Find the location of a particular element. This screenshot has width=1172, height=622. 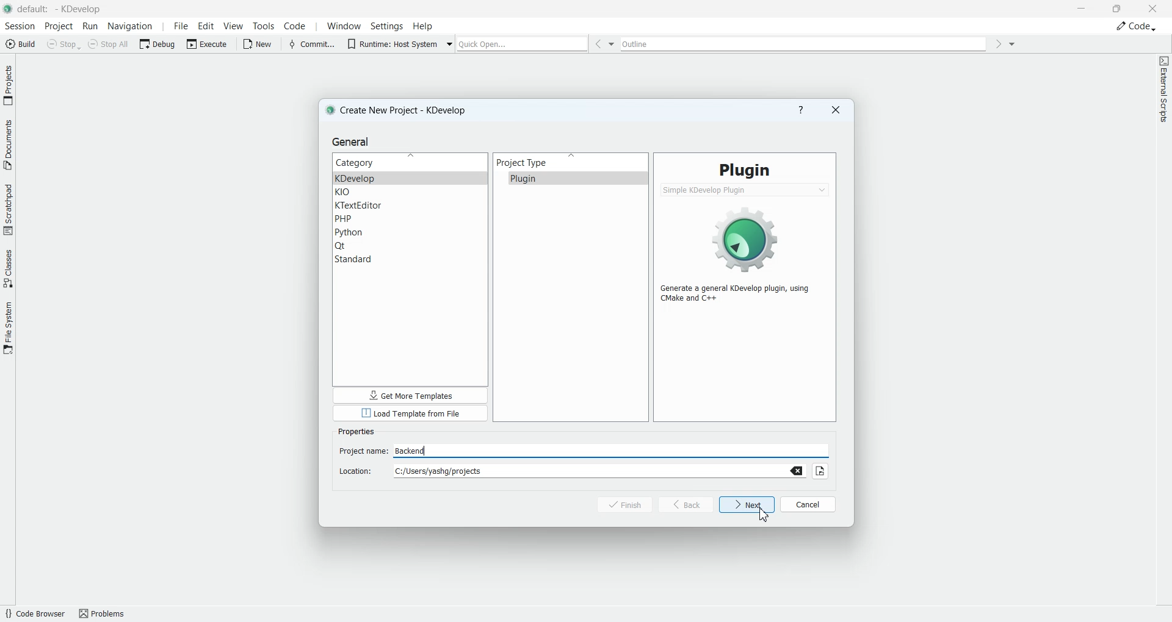

New is located at coordinates (260, 44).